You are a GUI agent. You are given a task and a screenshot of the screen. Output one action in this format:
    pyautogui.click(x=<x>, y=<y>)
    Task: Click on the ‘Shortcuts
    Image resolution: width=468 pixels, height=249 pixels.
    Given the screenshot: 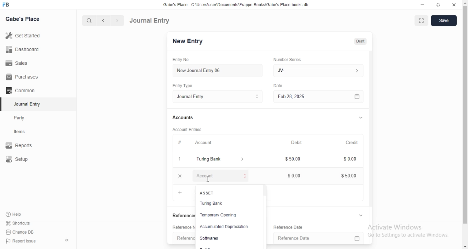 What is the action you would take?
    pyautogui.click(x=23, y=223)
    